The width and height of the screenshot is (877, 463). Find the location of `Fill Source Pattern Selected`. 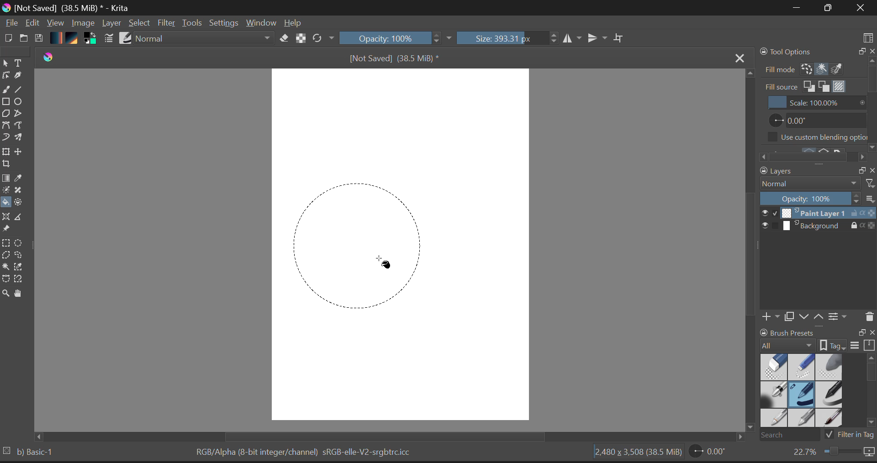

Fill Source Pattern Selected is located at coordinates (840, 86).